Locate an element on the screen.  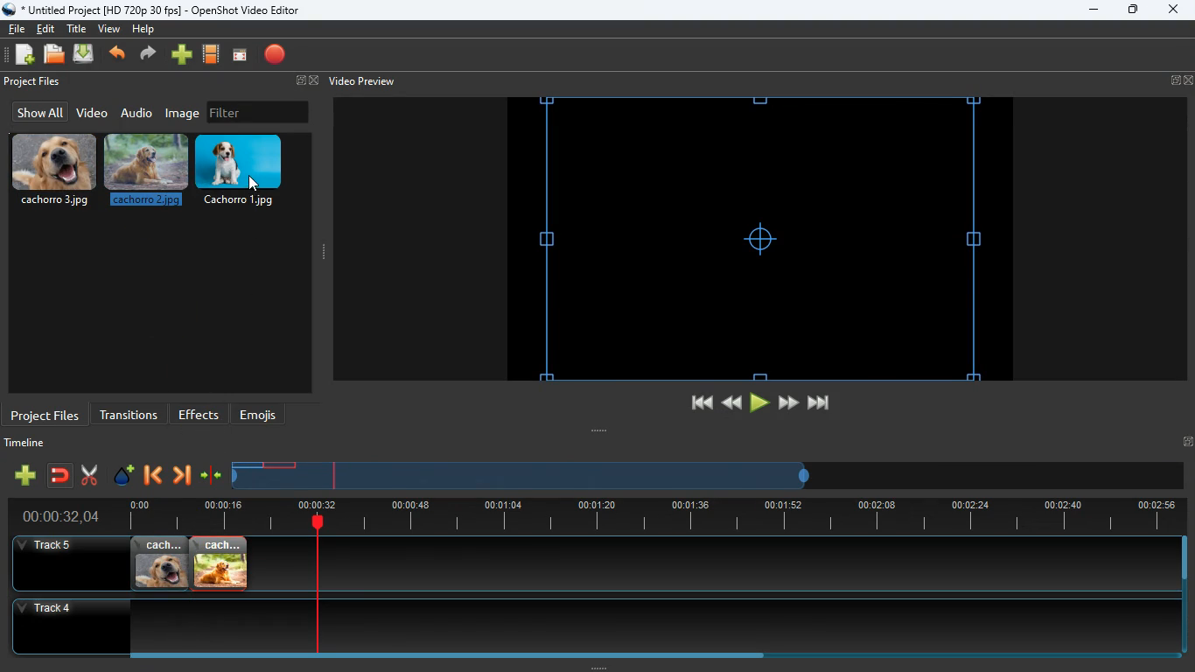
add is located at coordinates (182, 55).